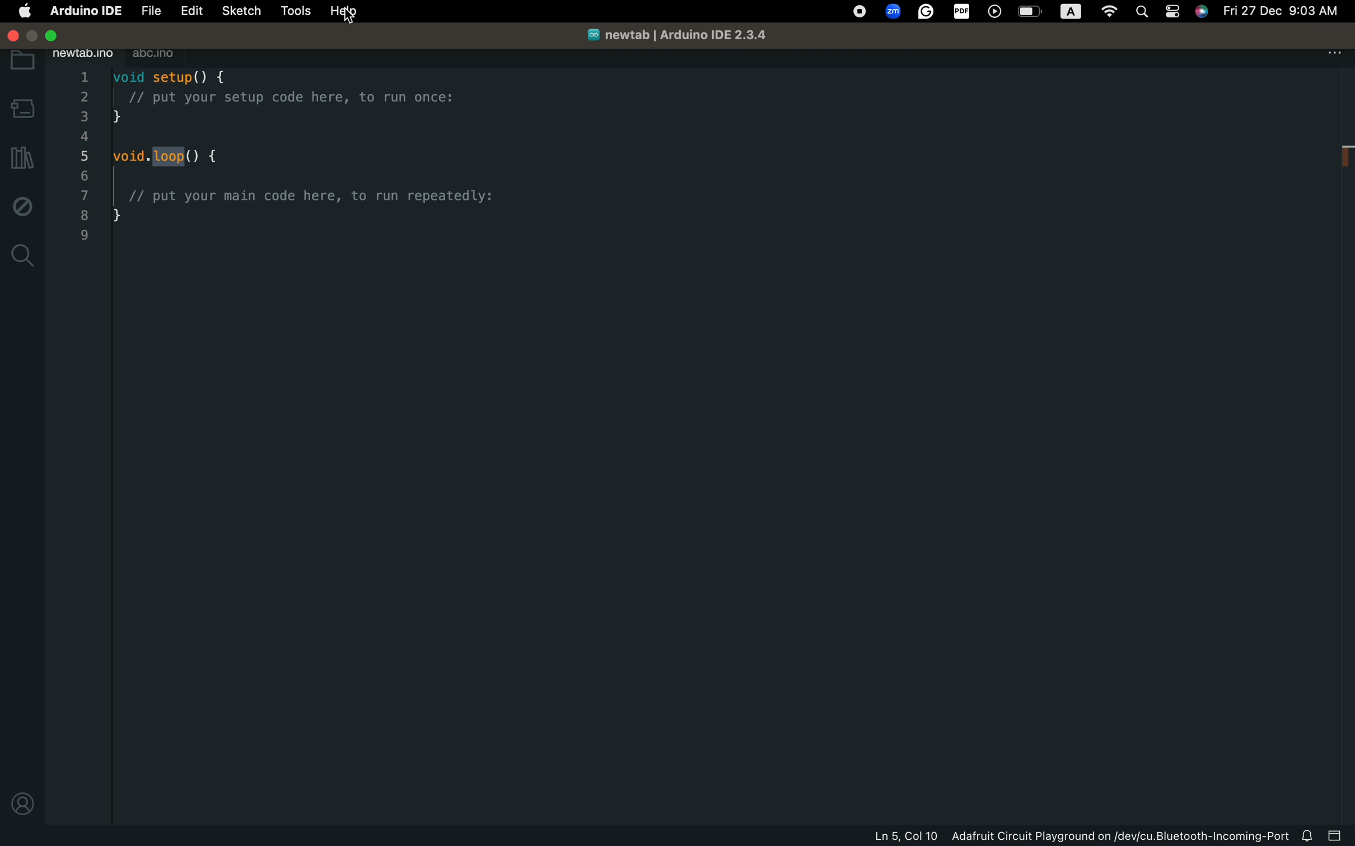 The height and width of the screenshot is (846, 1355). Describe the element at coordinates (924, 12) in the screenshot. I see `Grammerly` at that location.